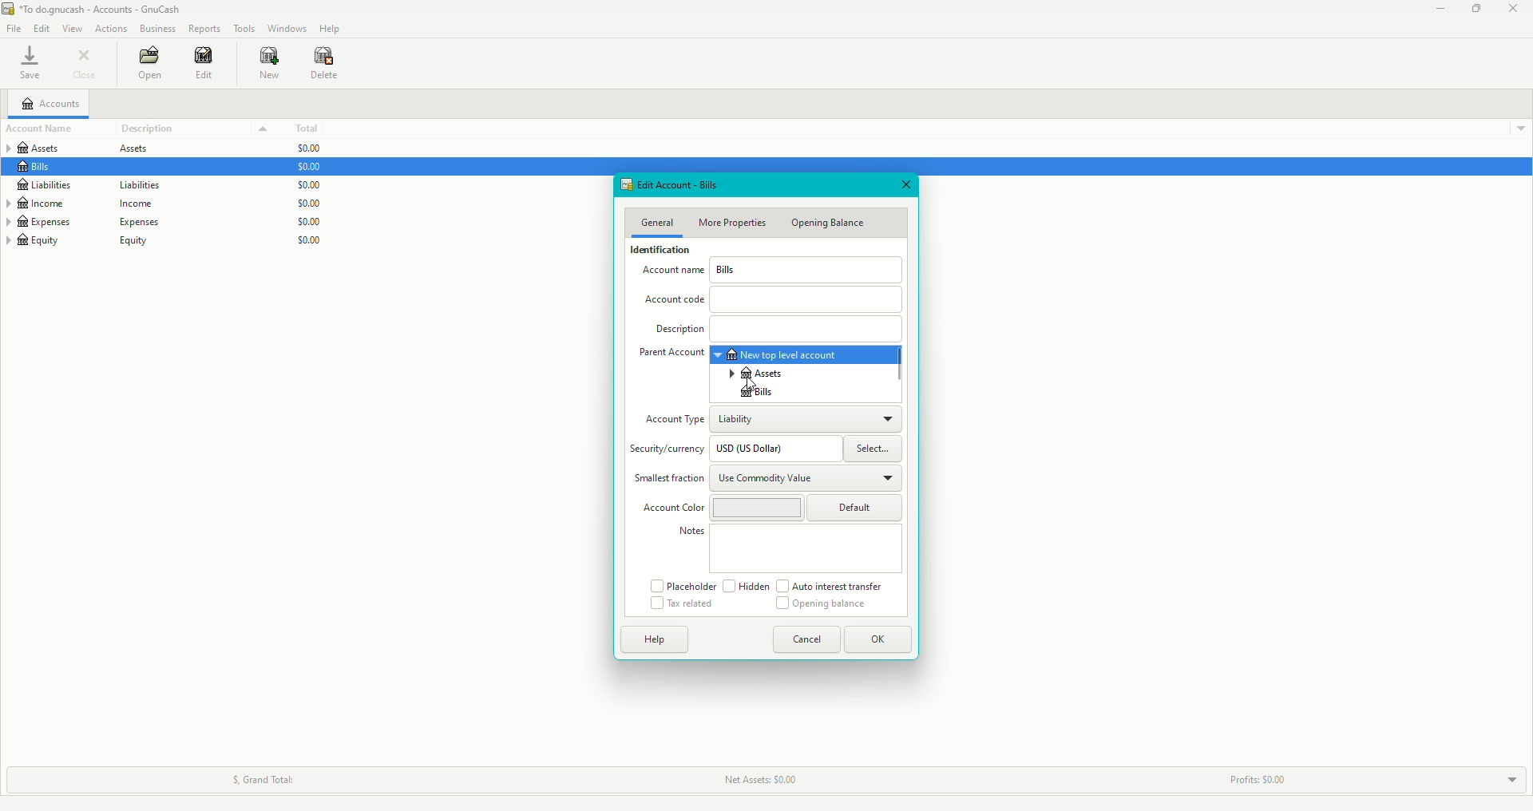  What do you see at coordinates (682, 603) in the screenshot?
I see `Tax related` at bounding box center [682, 603].